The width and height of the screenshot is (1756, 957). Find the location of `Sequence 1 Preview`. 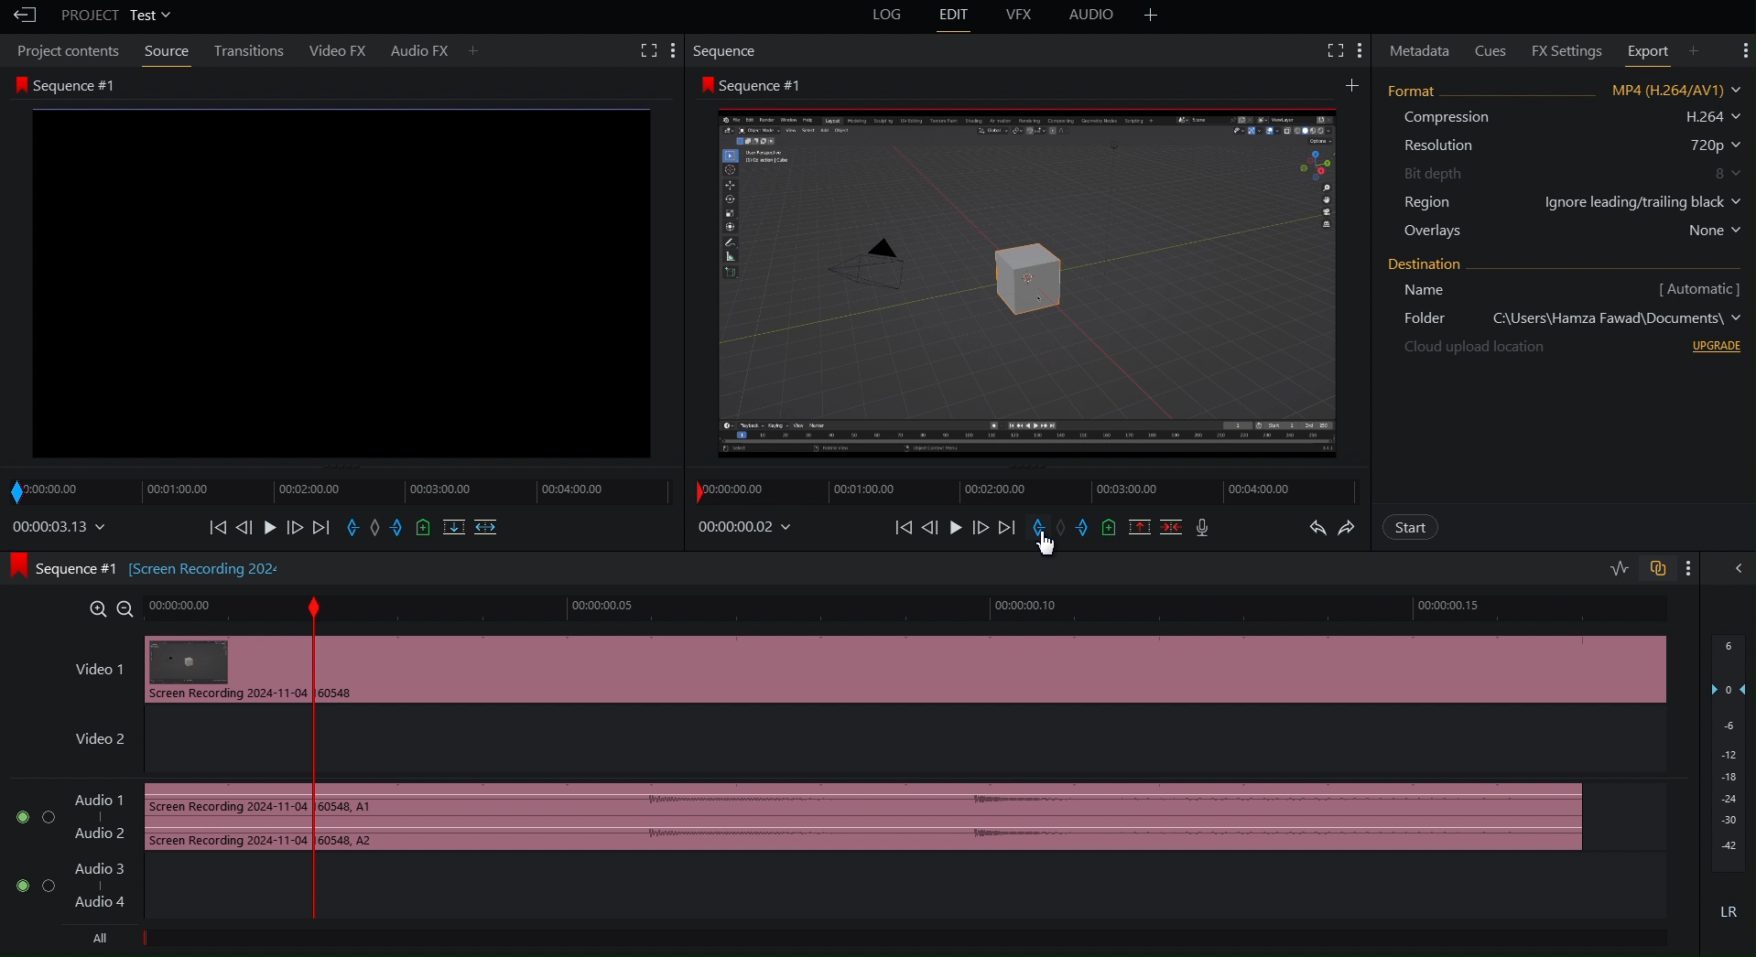

Sequence 1 Preview is located at coordinates (1025, 269).